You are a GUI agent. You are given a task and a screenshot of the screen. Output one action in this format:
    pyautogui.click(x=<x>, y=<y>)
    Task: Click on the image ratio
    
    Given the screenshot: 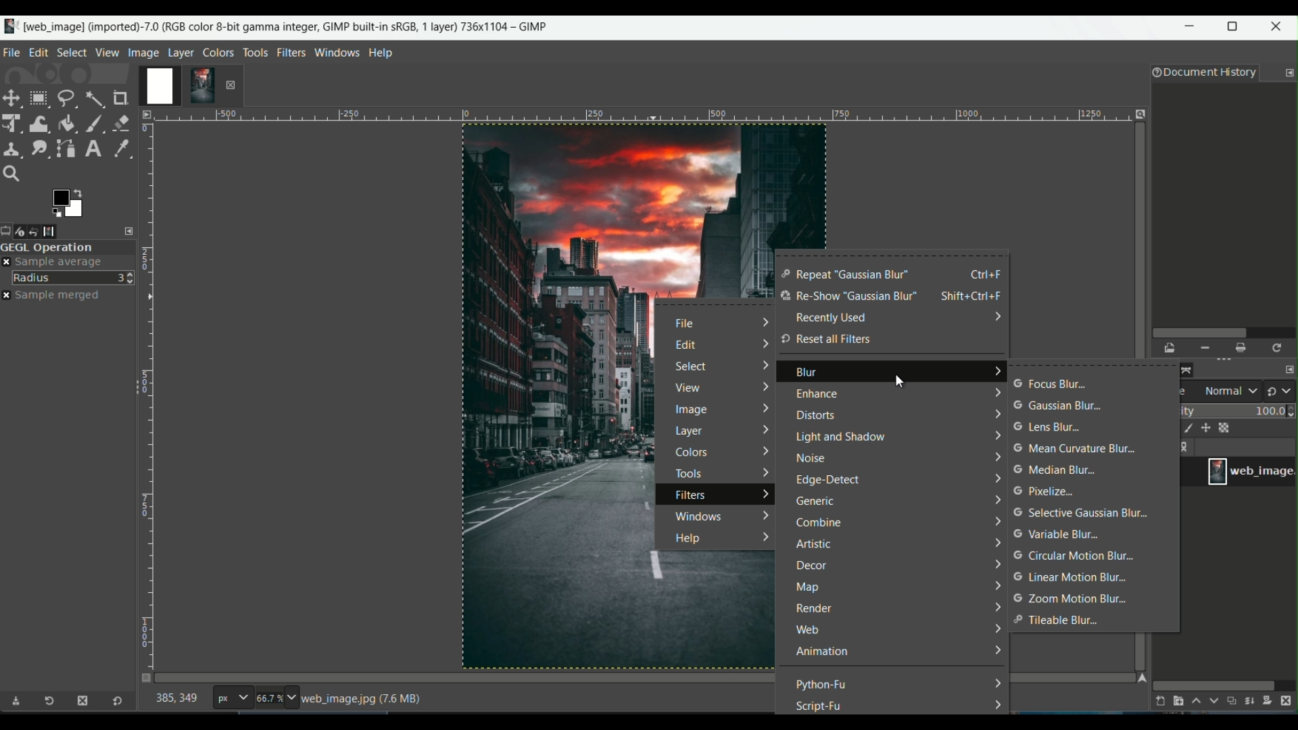 What is the action you would take?
    pyautogui.click(x=275, y=700)
    